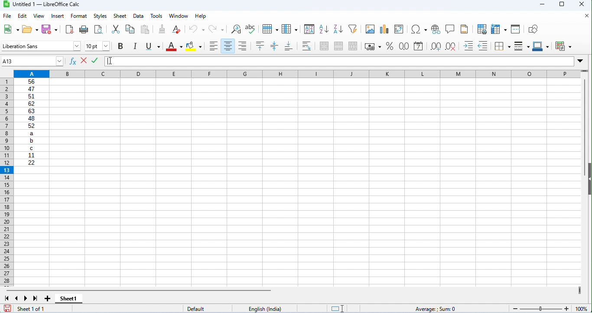  Describe the element at coordinates (289, 46) in the screenshot. I see `align bottom` at that location.